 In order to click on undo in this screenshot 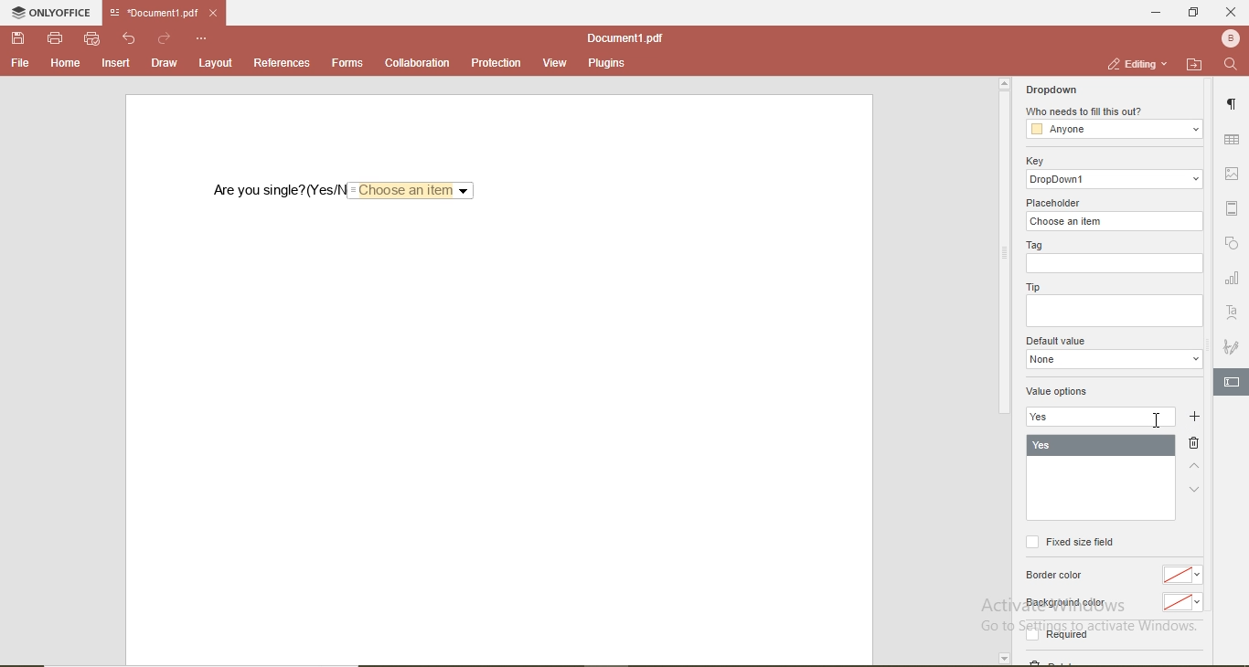, I will do `click(130, 39)`.